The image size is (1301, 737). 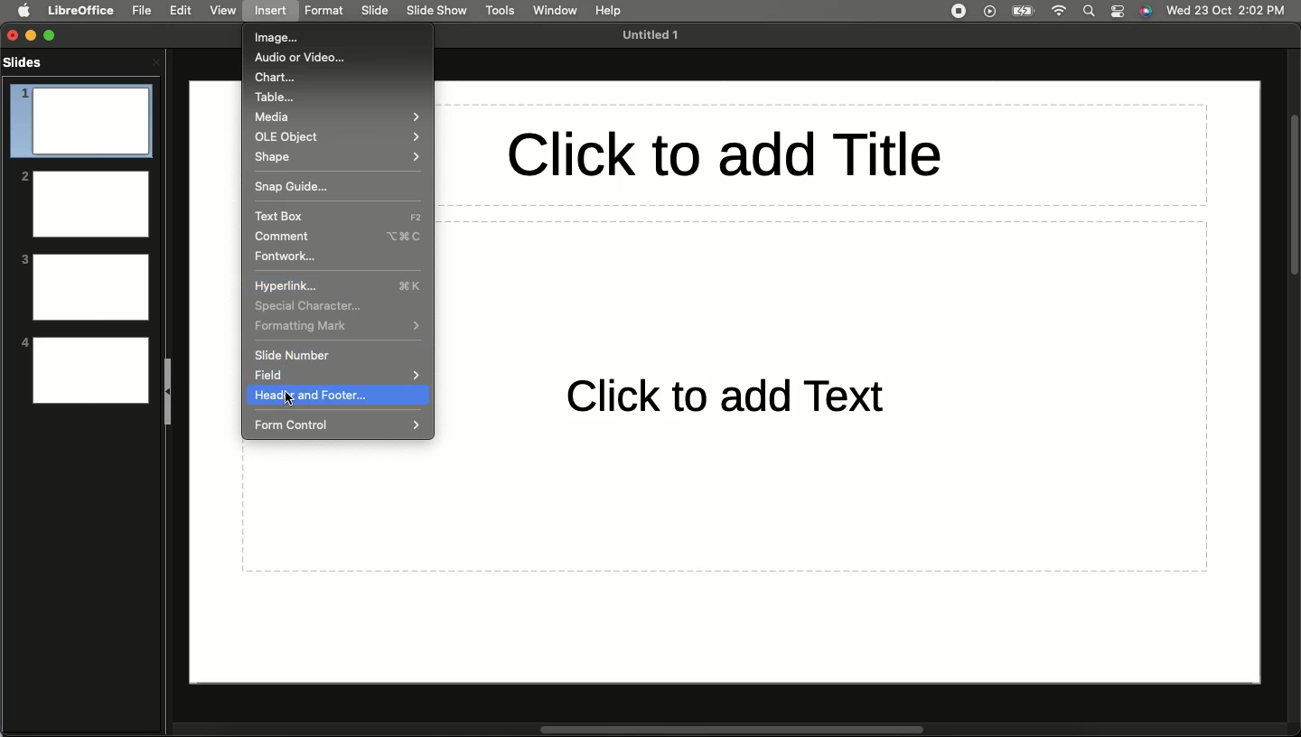 I want to click on Insert selecte, so click(x=275, y=12).